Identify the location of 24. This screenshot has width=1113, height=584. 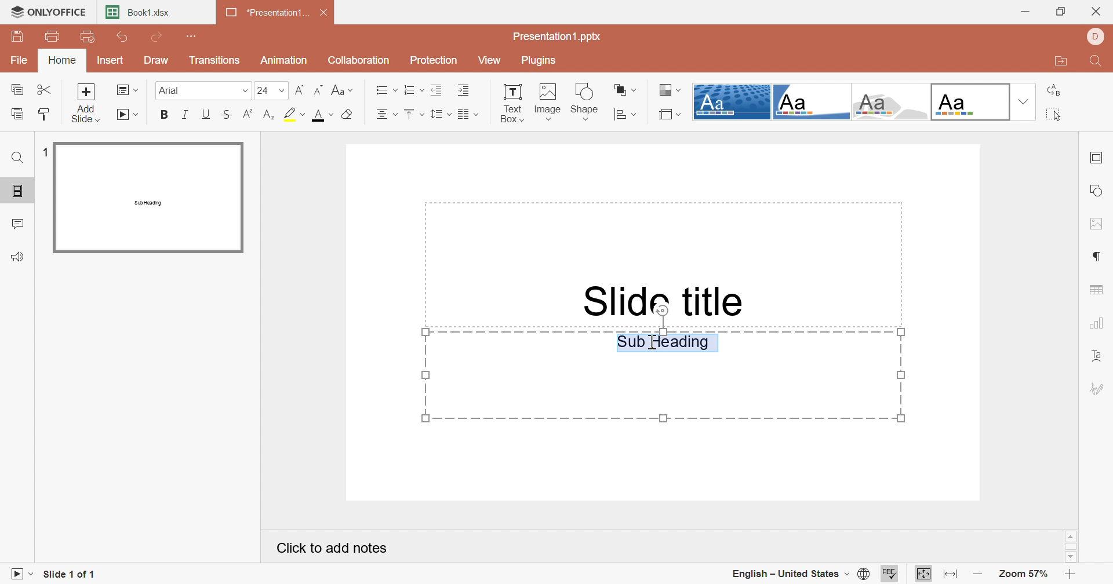
(271, 90).